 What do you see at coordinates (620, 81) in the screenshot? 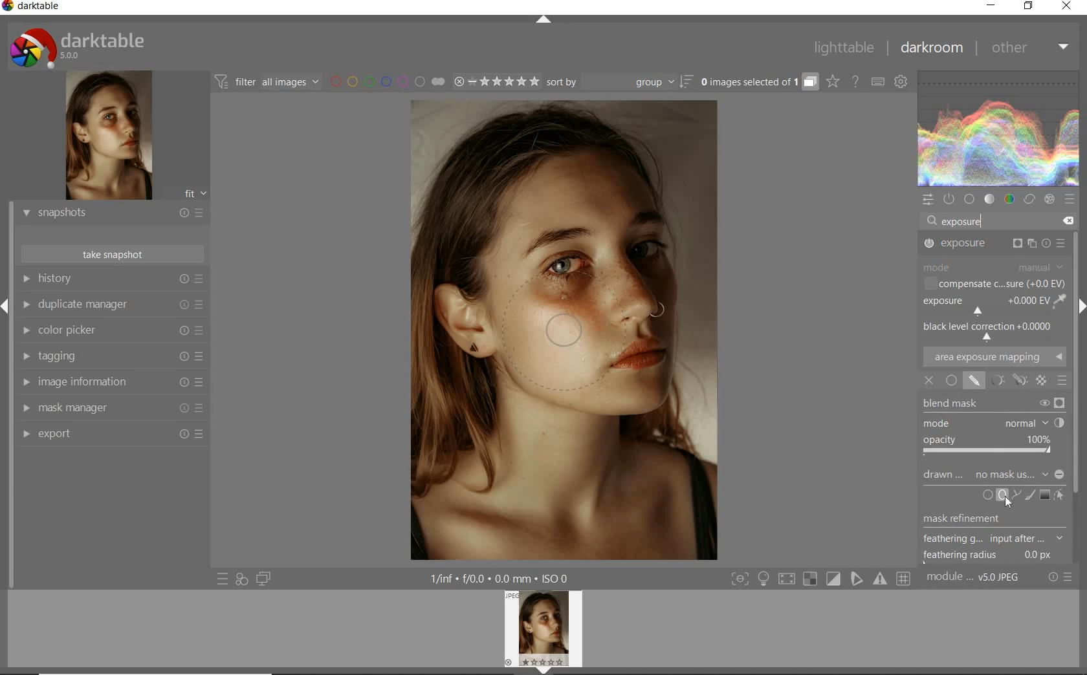
I see `sort` at bounding box center [620, 81].